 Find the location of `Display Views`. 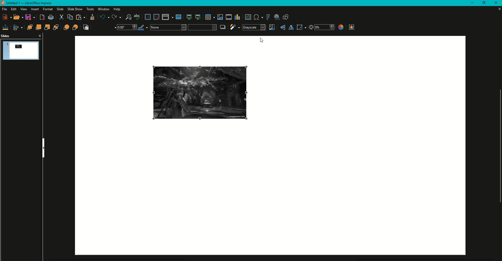

Display Views is located at coordinates (168, 18).